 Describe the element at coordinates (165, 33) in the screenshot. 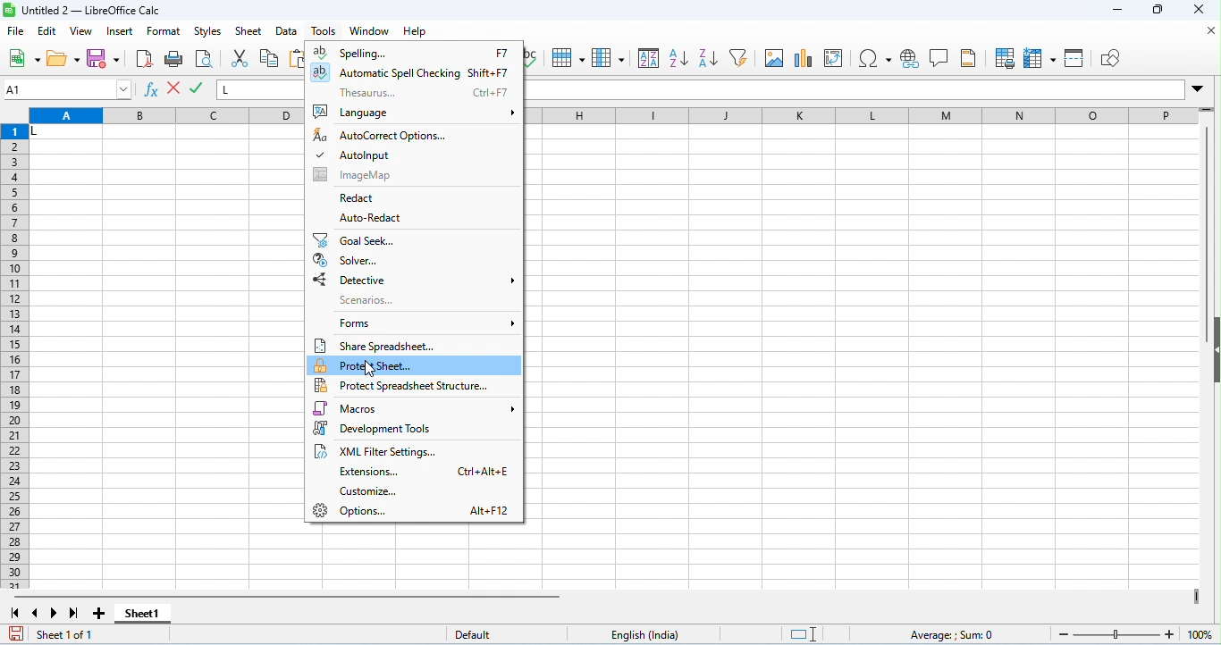

I see `format` at that location.